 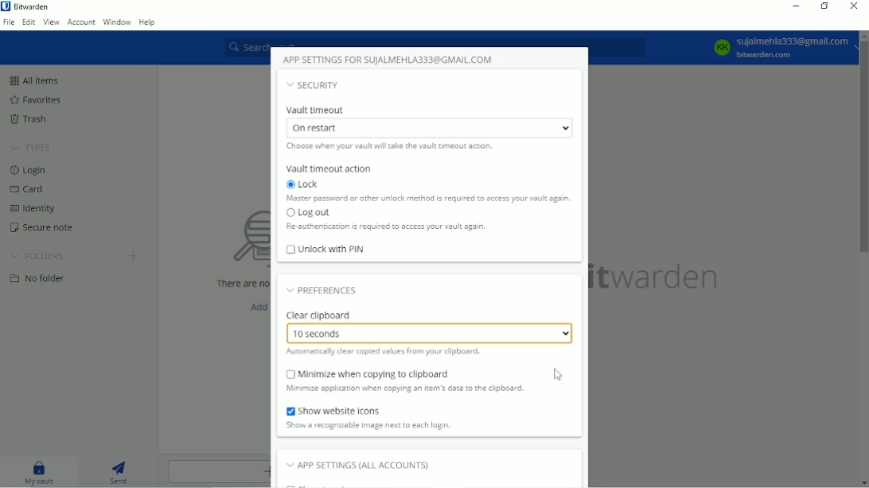 What do you see at coordinates (326, 251) in the screenshot?
I see `Unlock with PIN` at bounding box center [326, 251].